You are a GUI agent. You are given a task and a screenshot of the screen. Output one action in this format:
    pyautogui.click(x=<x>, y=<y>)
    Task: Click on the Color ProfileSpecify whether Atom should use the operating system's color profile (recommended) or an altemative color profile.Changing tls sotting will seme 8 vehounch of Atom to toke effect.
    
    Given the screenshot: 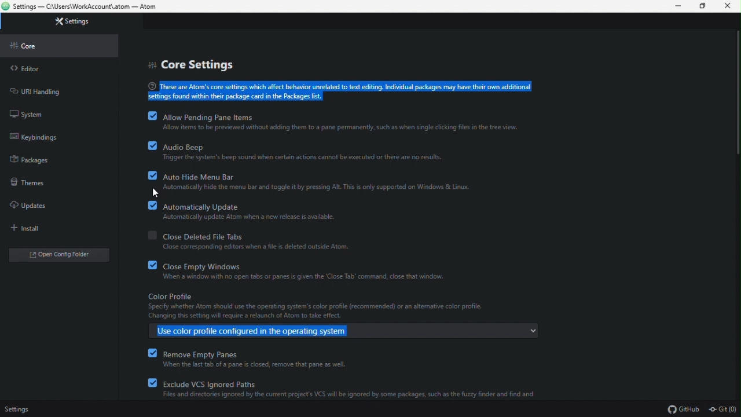 What is the action you would take?
    pyautogui.click(x=321, y=307)
    